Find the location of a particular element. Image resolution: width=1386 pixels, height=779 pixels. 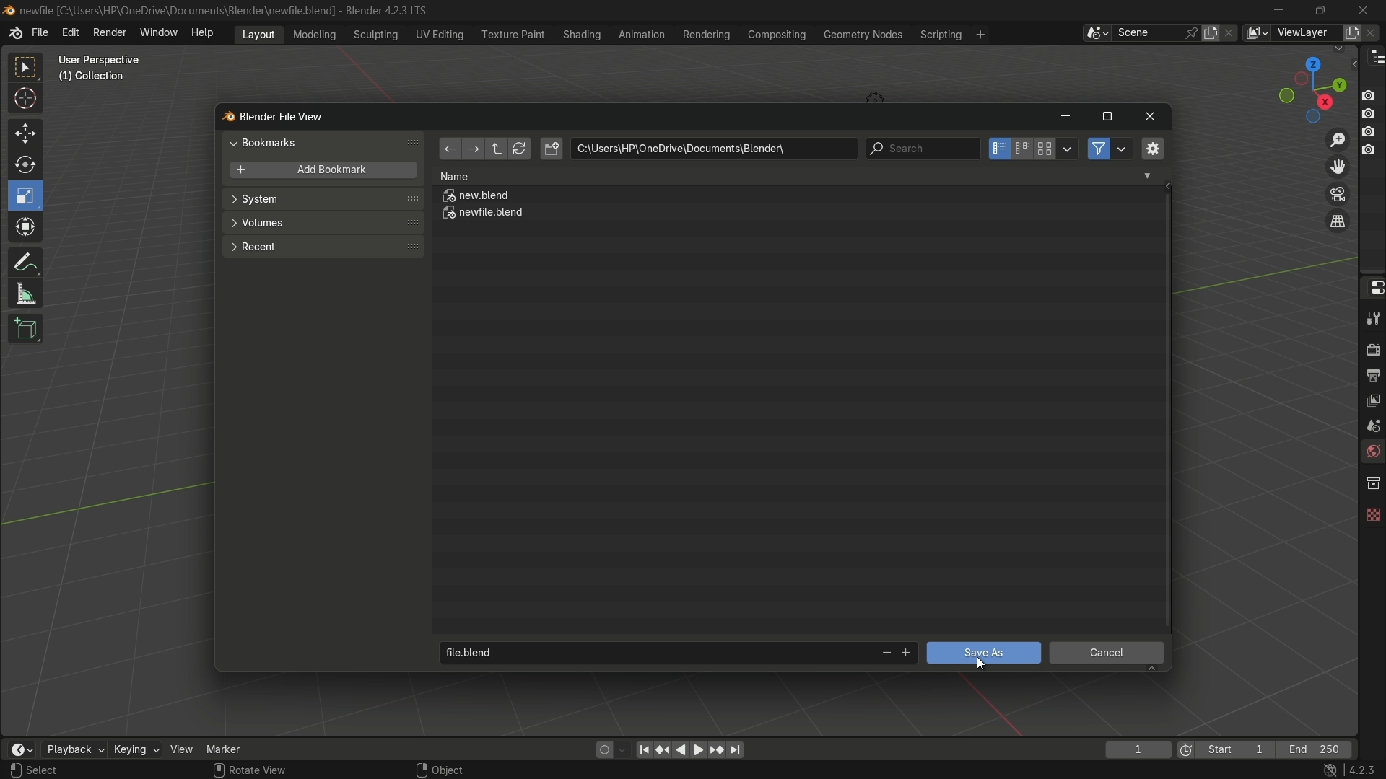

playback is located at coordinates (73, 749).